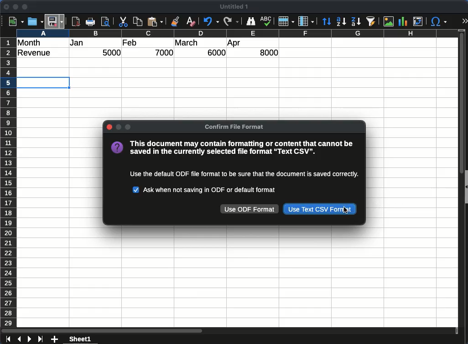 The width and height of the screenshot is (468, 344). What do you see at coordinates (26, 7) in the screenshot?
I see `maximize` at bounding box center [26, 7].